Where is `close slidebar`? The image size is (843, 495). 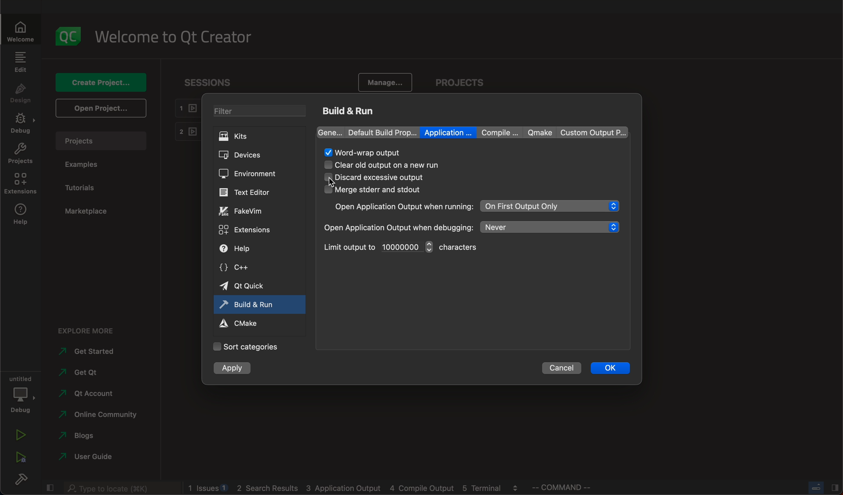
close slidebar is located at coordinates (50, 487).